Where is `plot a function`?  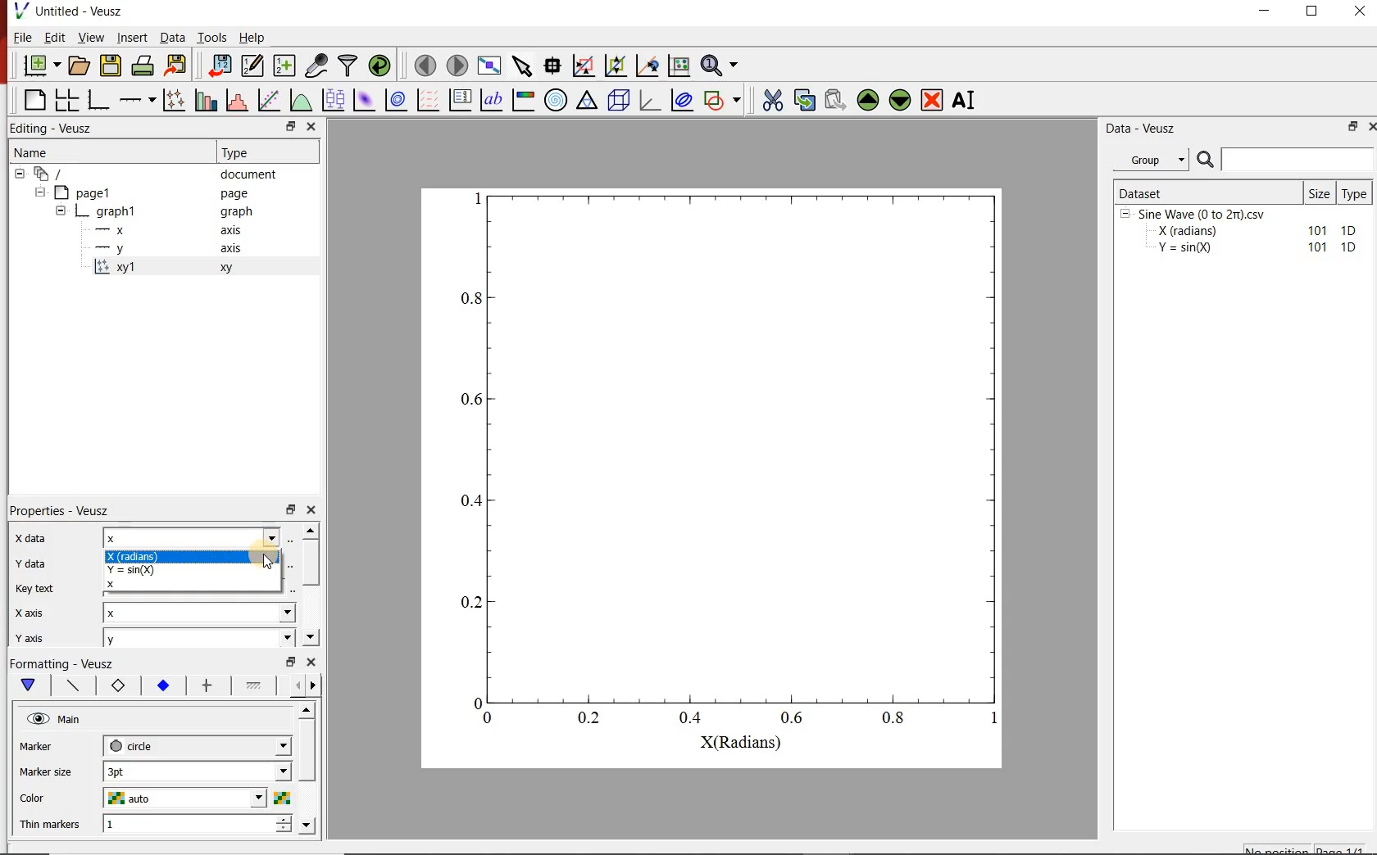
plot a function is located at coordinates (302, 99).